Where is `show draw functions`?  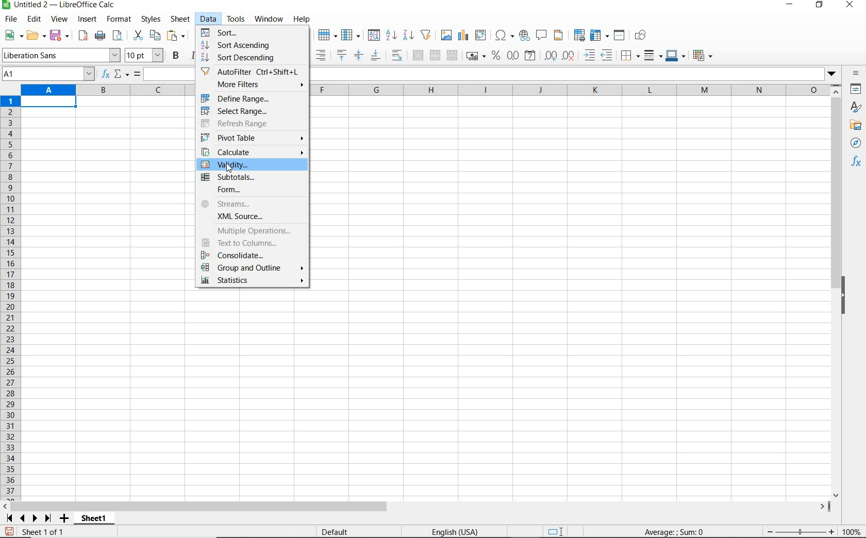
show draw functions is located at coordinates (642, 36).